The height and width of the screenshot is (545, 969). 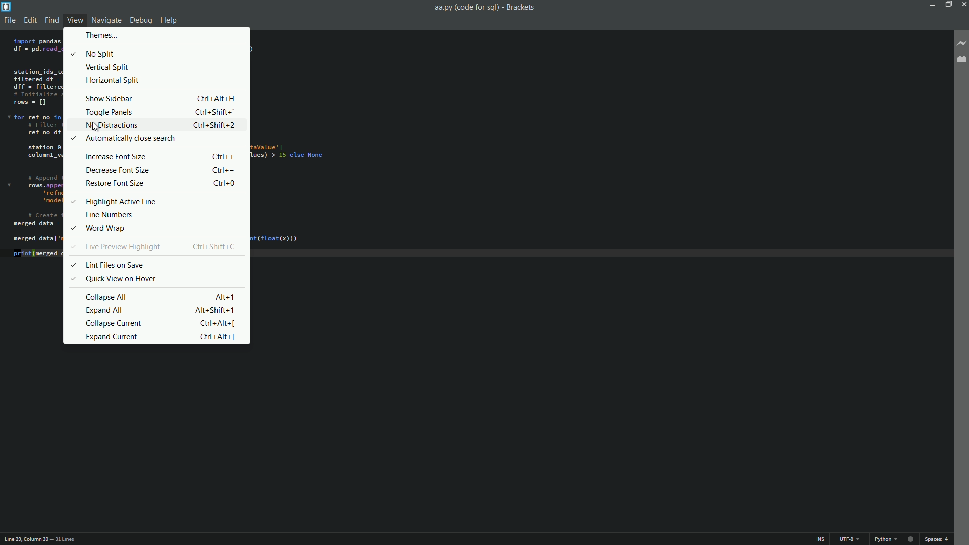 I want to click on debug menu, so click(x=140, y=20).